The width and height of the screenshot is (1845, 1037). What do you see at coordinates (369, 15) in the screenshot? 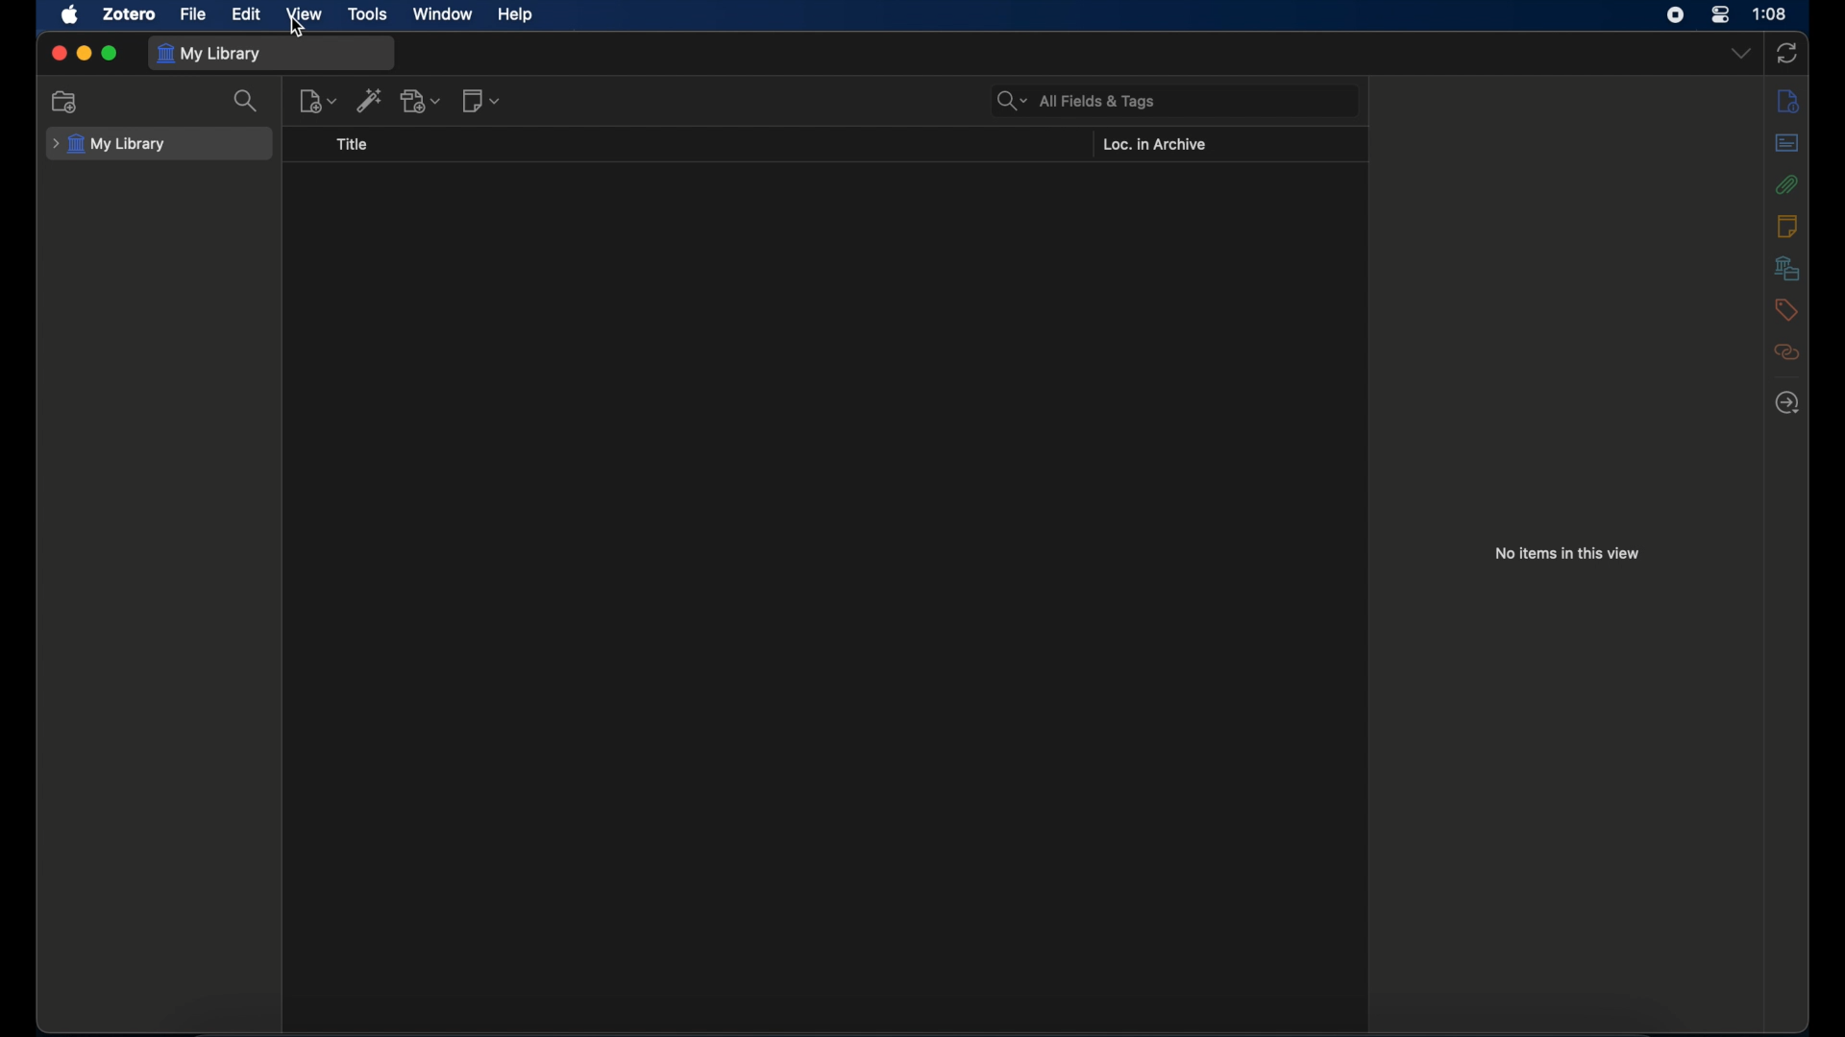
I see `tools` at bounding box center [369, 15].